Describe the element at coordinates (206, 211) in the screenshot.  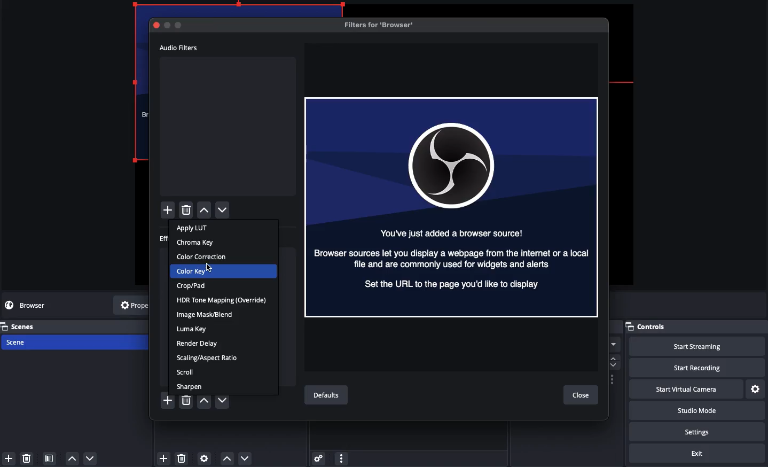
I see `up` at that location.